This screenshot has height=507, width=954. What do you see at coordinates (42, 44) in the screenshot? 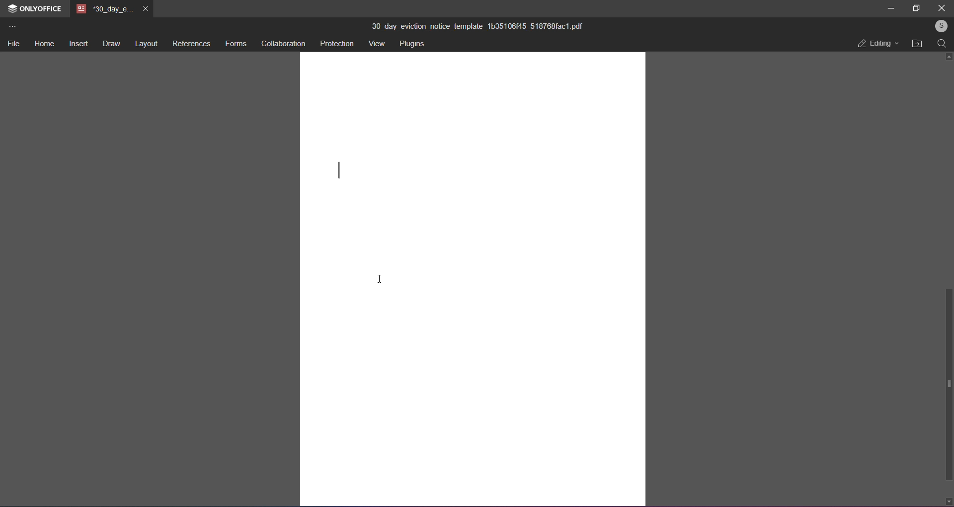
I see `home` at bounding box center [42, 44].